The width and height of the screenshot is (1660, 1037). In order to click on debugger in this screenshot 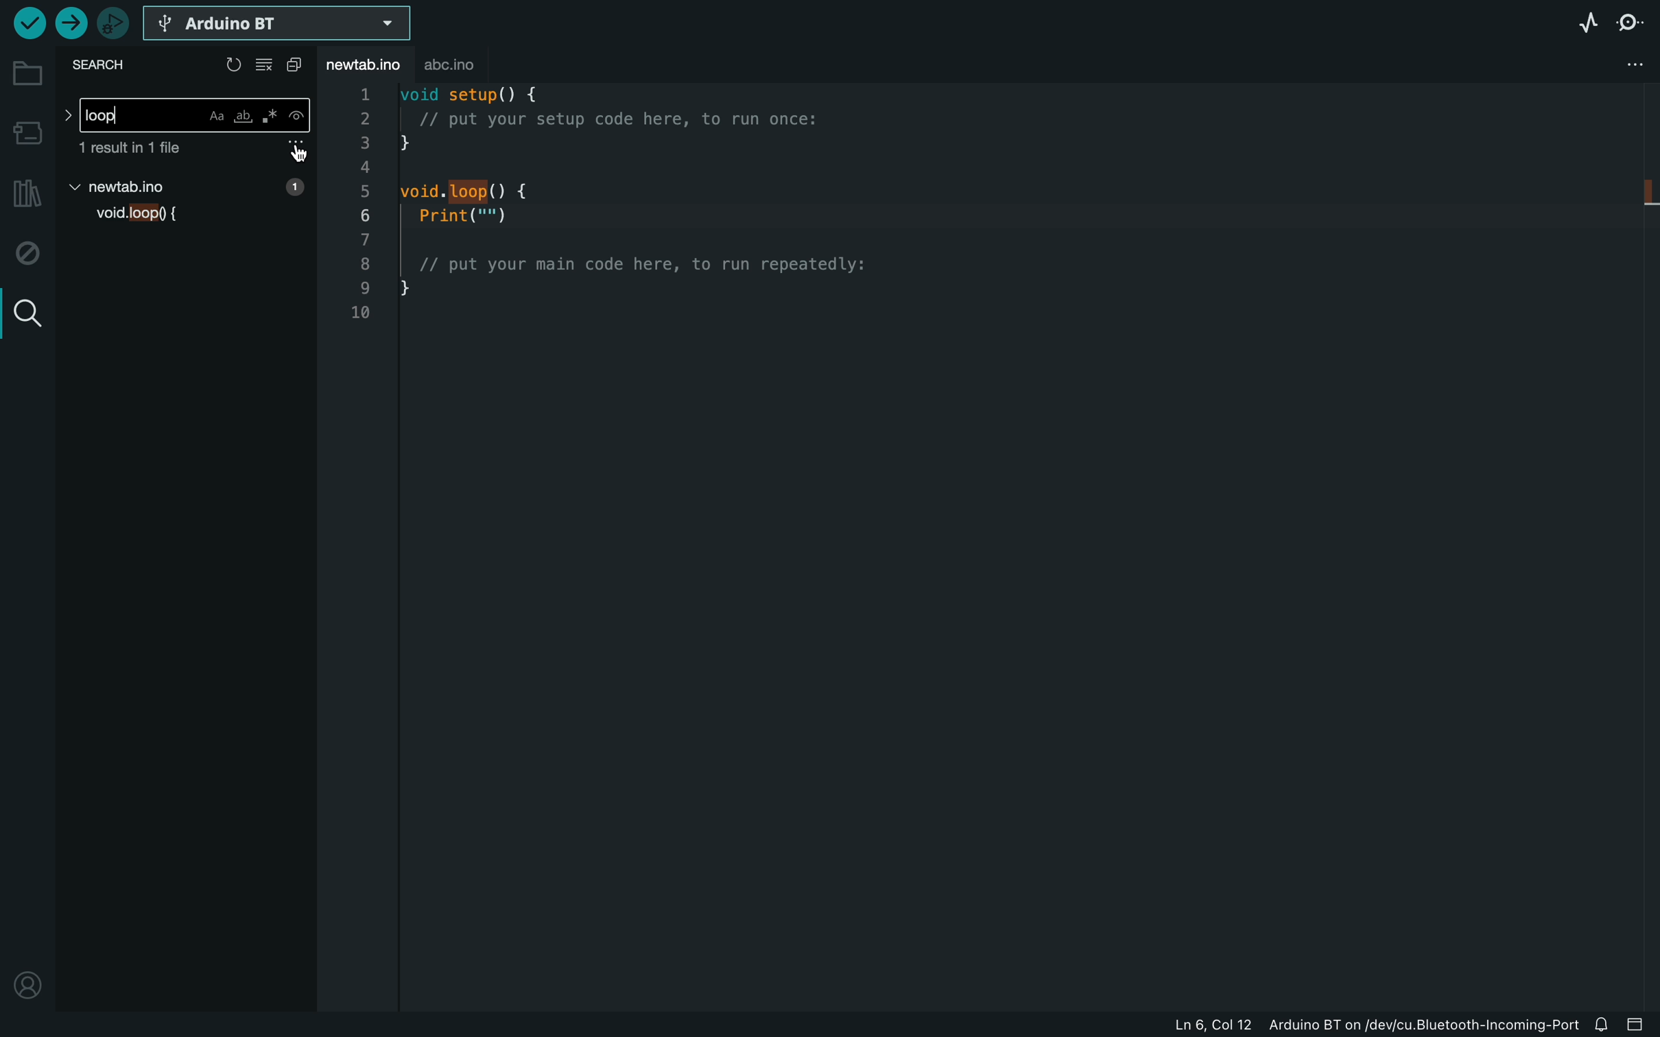, I will do `click(115, 25)`.